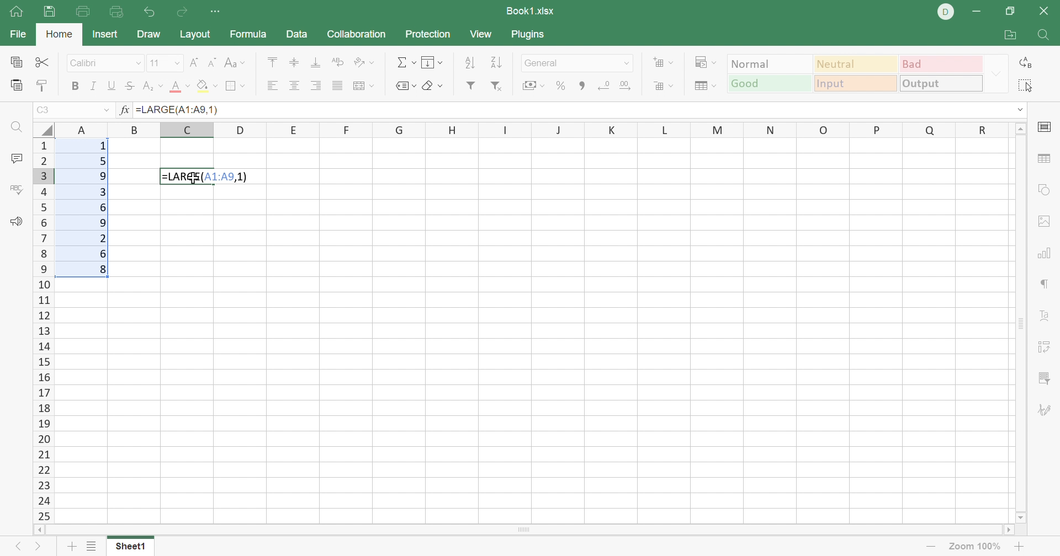  What do you see at coordinates (183, 14) in the screenshot?
I see `Redo` at bounding box center [183, 14].